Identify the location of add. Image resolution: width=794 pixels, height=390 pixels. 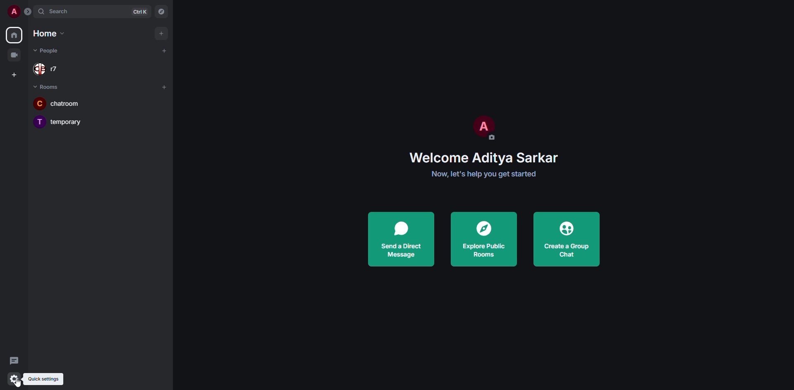
(165, 50).